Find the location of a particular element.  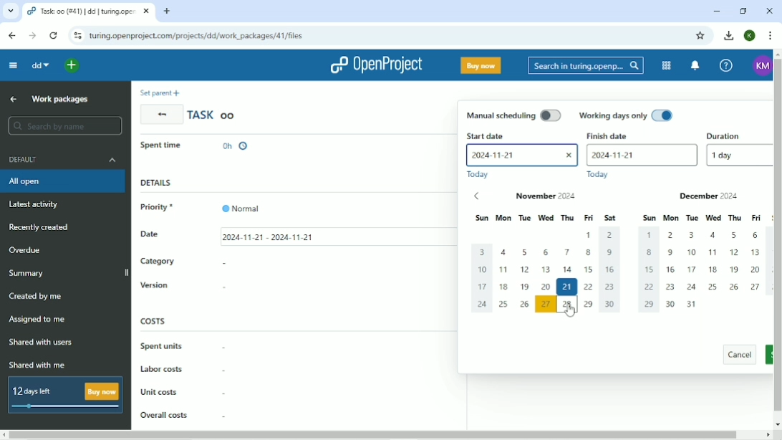

Manual scheduling is located at coordinates (514, 115).